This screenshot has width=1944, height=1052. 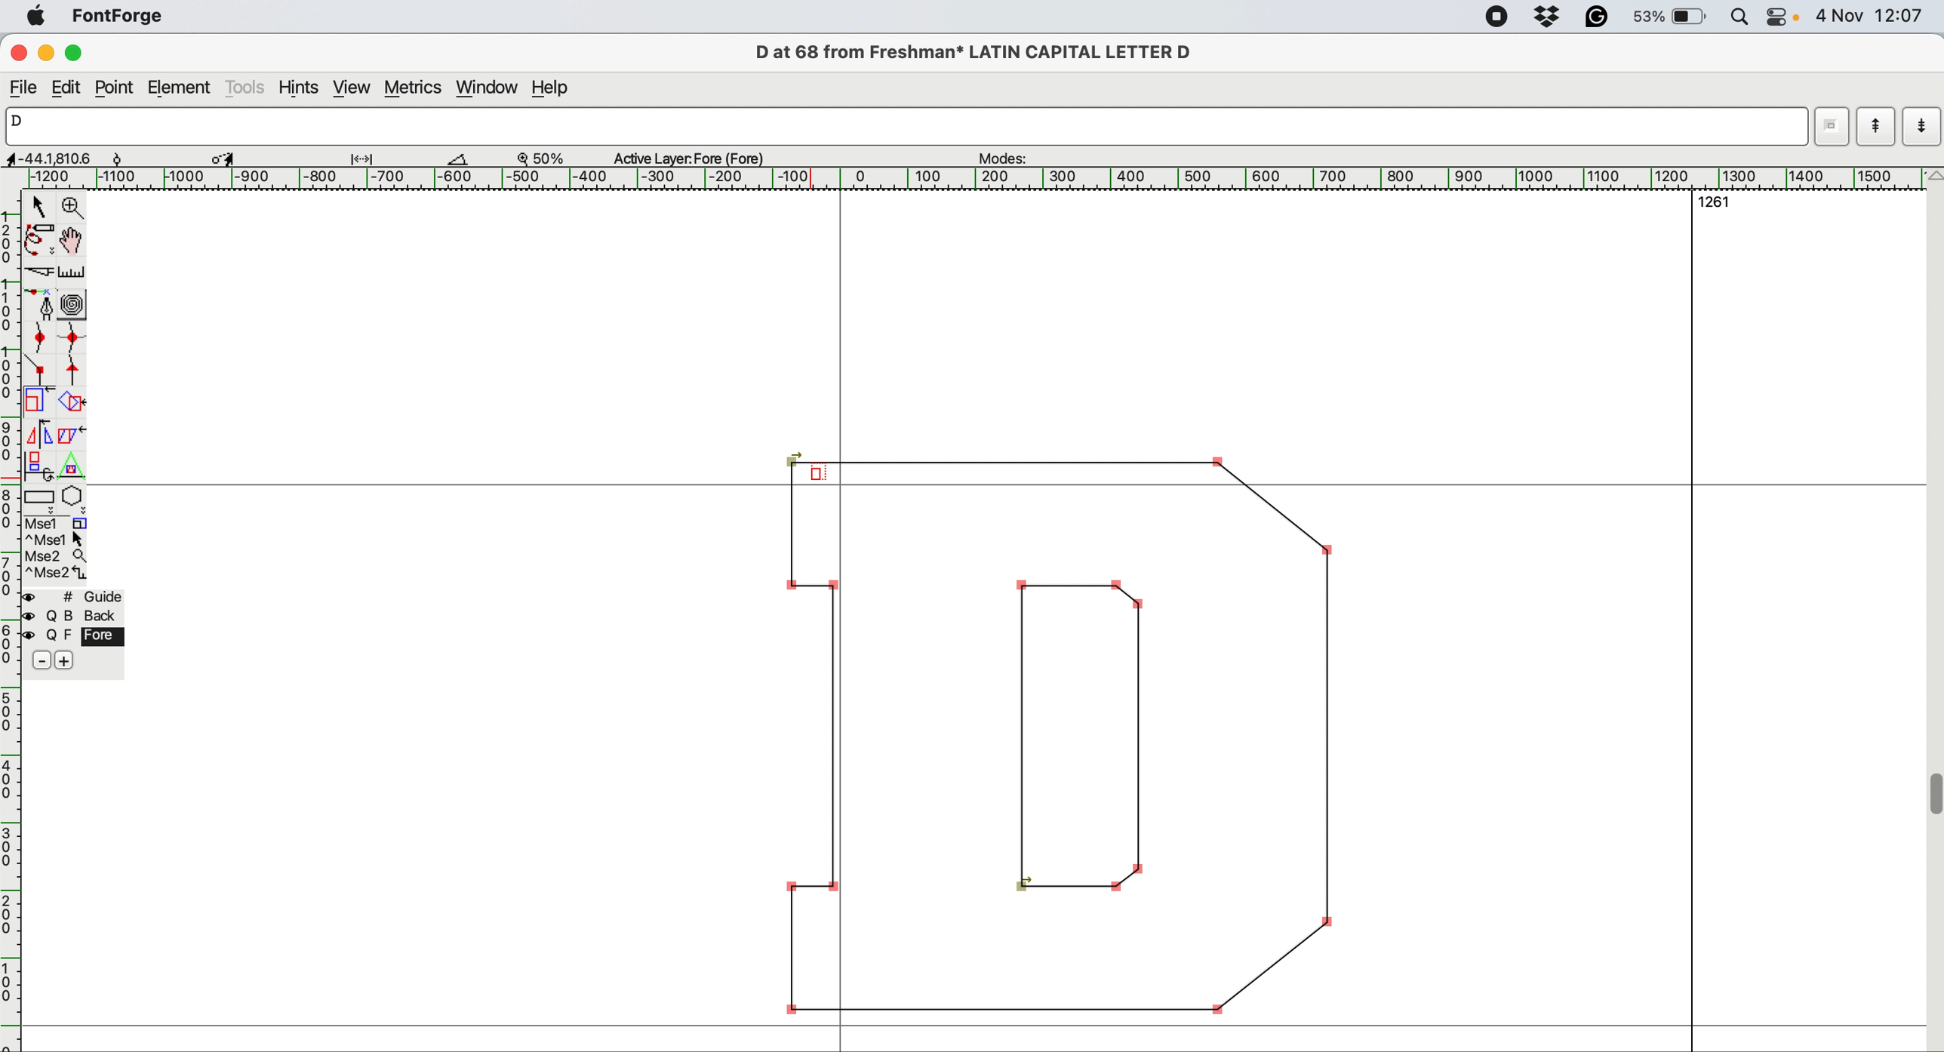 What do you see at coordinates (1932, 609) in the screenshot?
I see `vertical scroll bar` at bounding box center [1932, 609].